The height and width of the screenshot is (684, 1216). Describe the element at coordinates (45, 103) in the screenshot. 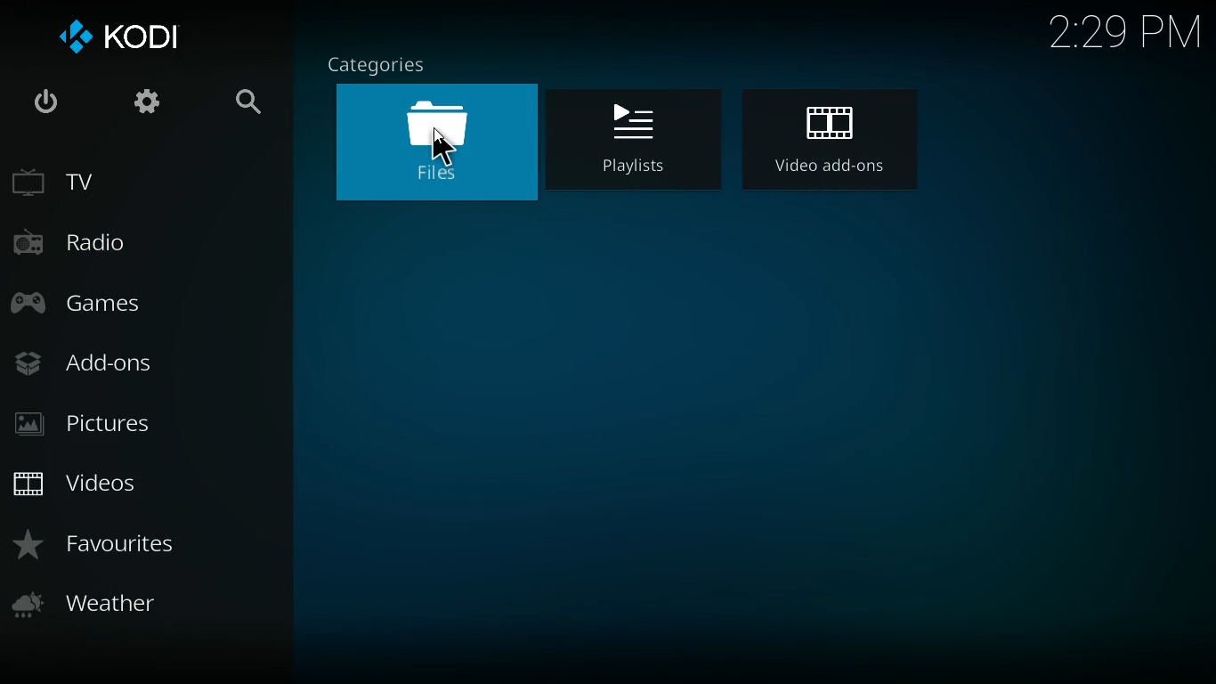

I see `power` at that location.